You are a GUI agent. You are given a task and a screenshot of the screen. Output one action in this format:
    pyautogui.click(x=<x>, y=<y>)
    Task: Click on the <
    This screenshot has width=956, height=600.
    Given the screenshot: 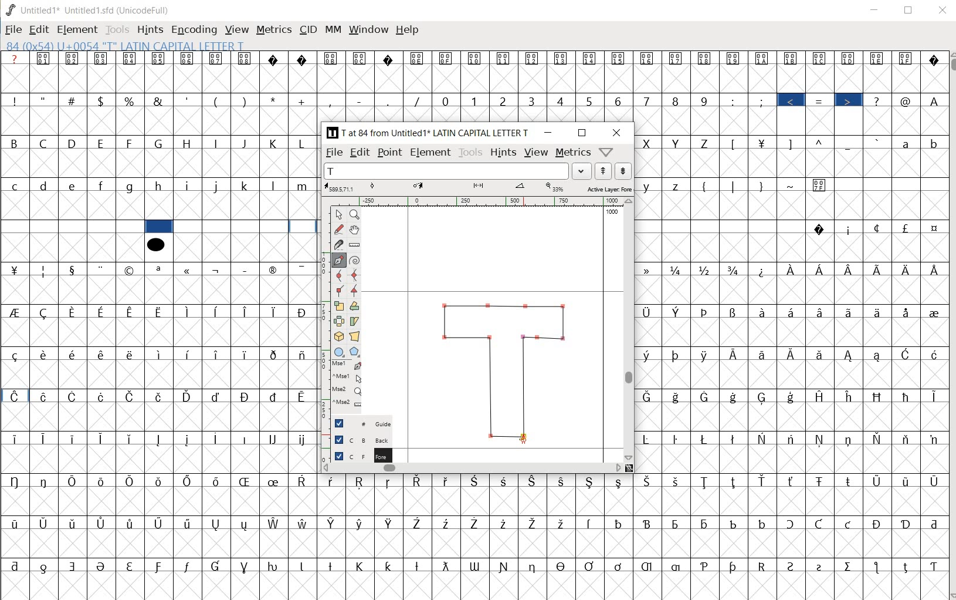 What is the action you would take?
    pyautogui.click(x=793, y=101)
    